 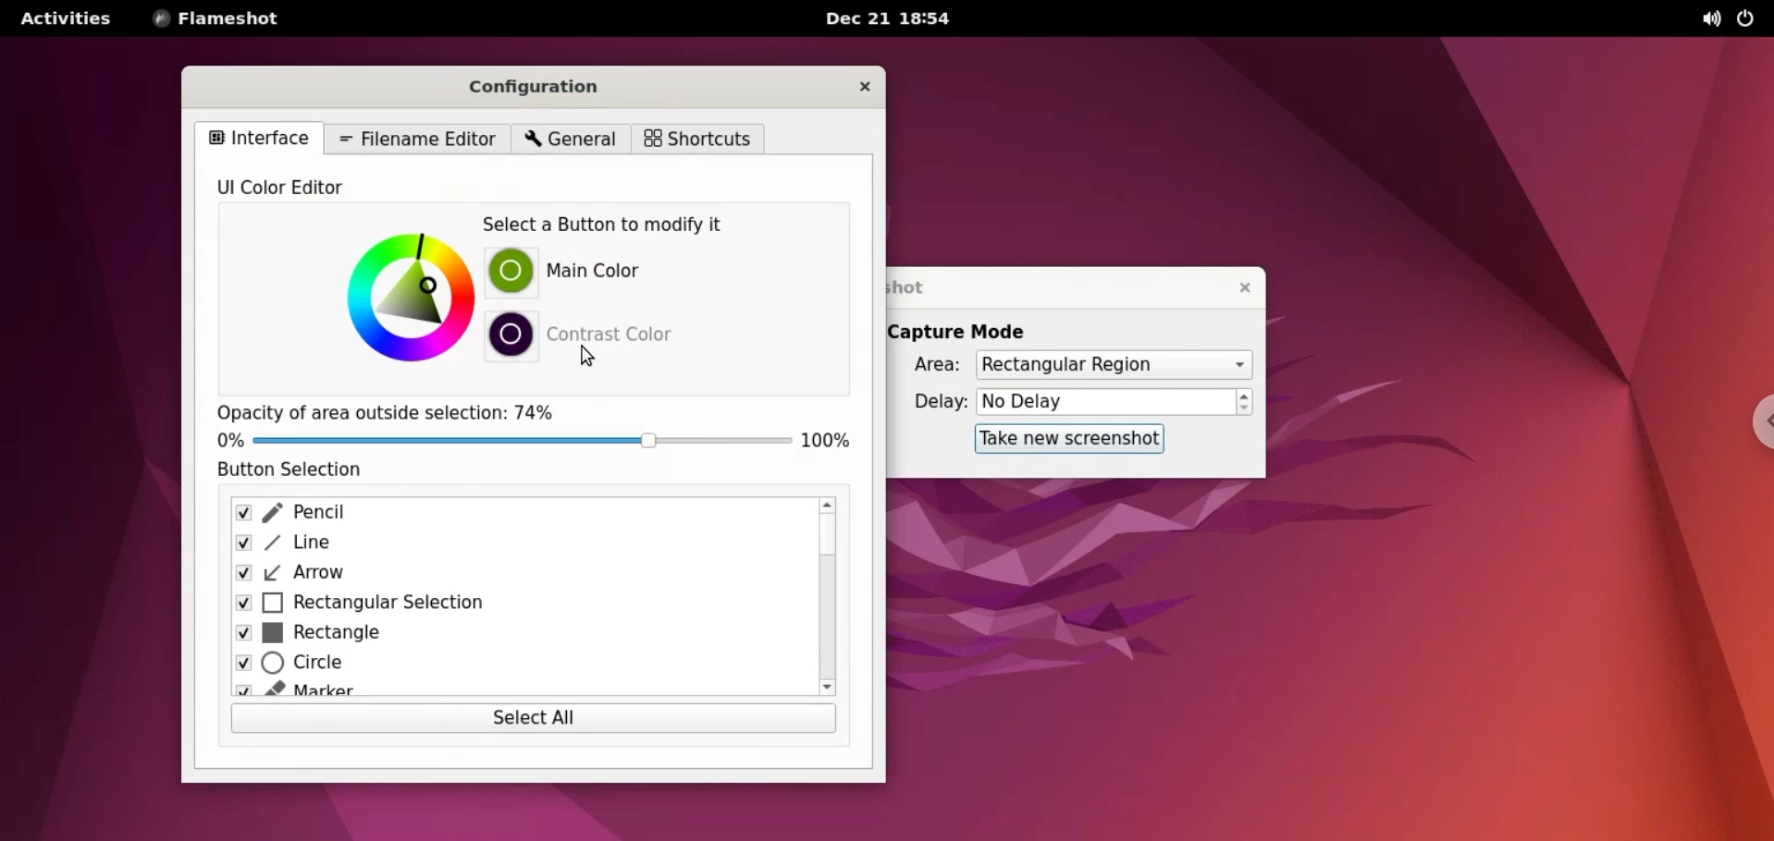 What do you see at coordinates (263, 139) in the screenshot?
I see `interface ` at bounding box center [263, 139].